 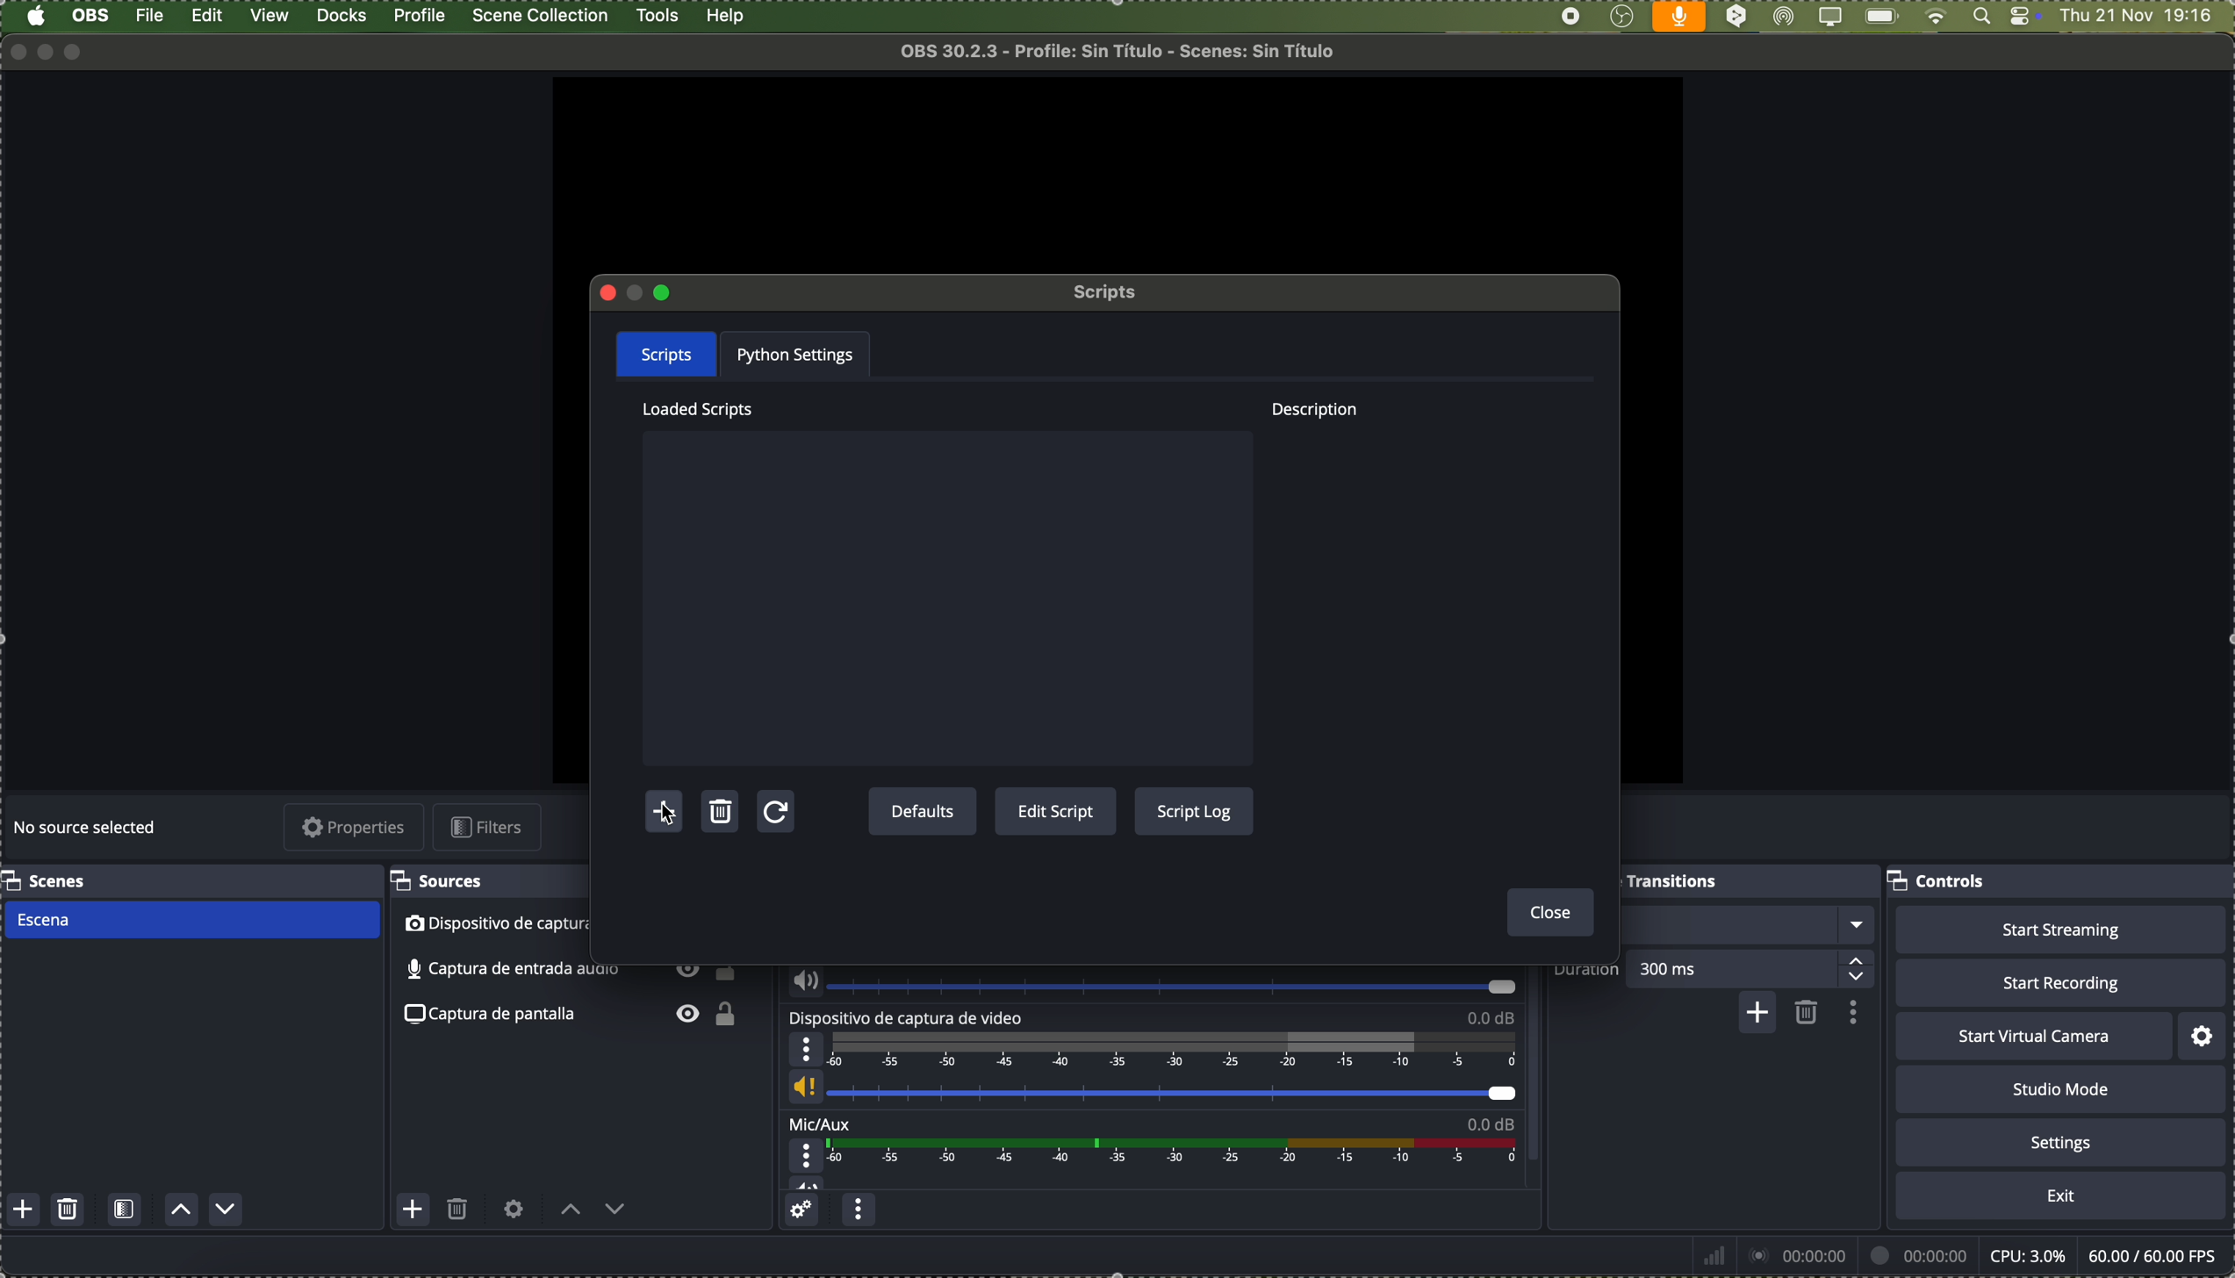 What do you see at coordinates (47, 51) in the screenshot?
I see `minimize program` at bounding box center [47, 51].